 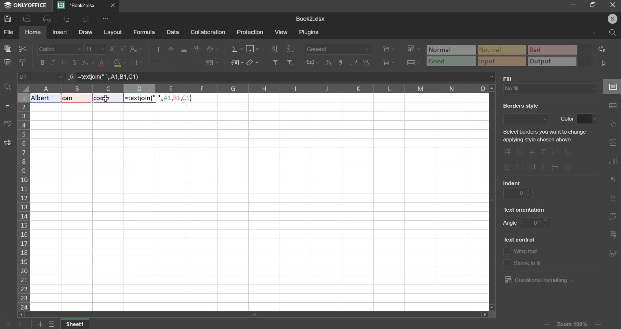 I want to click on picture or video, so click(x=613, y=143).